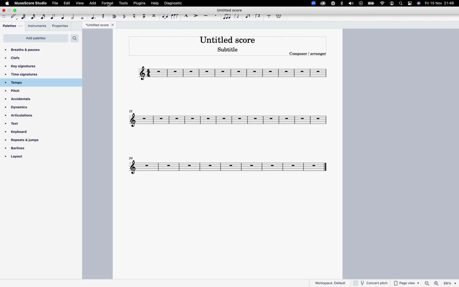 Image resolution: width=459 pixels, height=287 pixels. Describe the element at coordinates (371, 3) in the screenshot. I see `battery` at that location.